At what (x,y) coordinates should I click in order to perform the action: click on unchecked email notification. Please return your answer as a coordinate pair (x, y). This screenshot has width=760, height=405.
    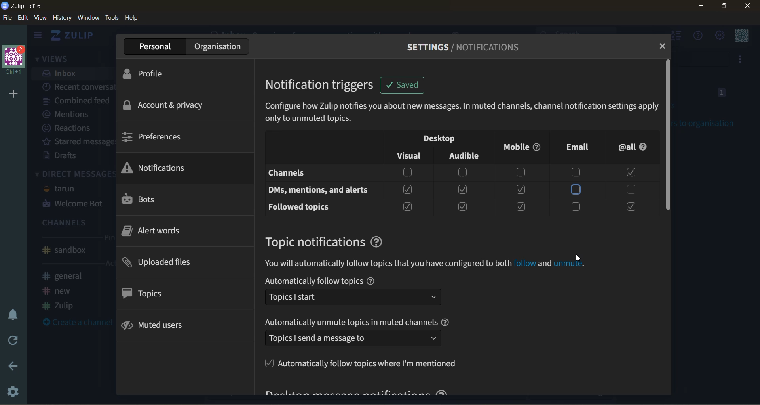
    Looking at the image, I should click on (575, 189).